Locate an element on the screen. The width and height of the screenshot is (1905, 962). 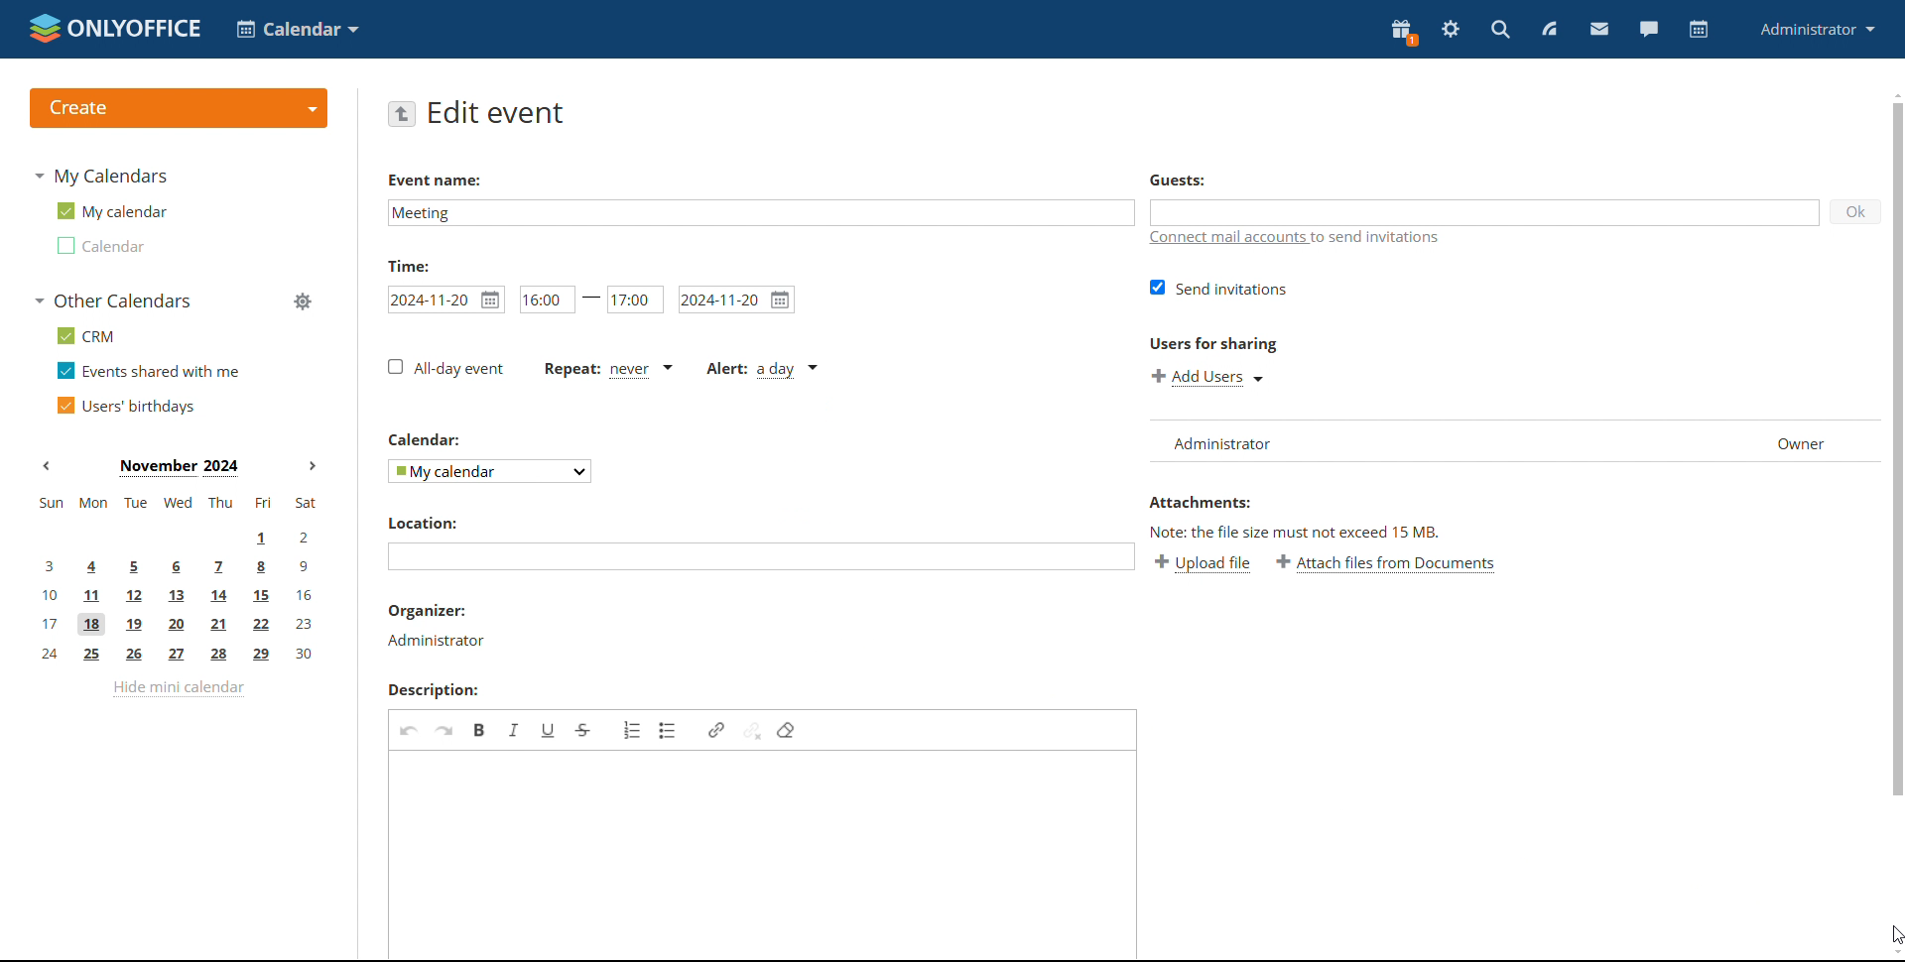
previous month is located at coordinates (52, 466).